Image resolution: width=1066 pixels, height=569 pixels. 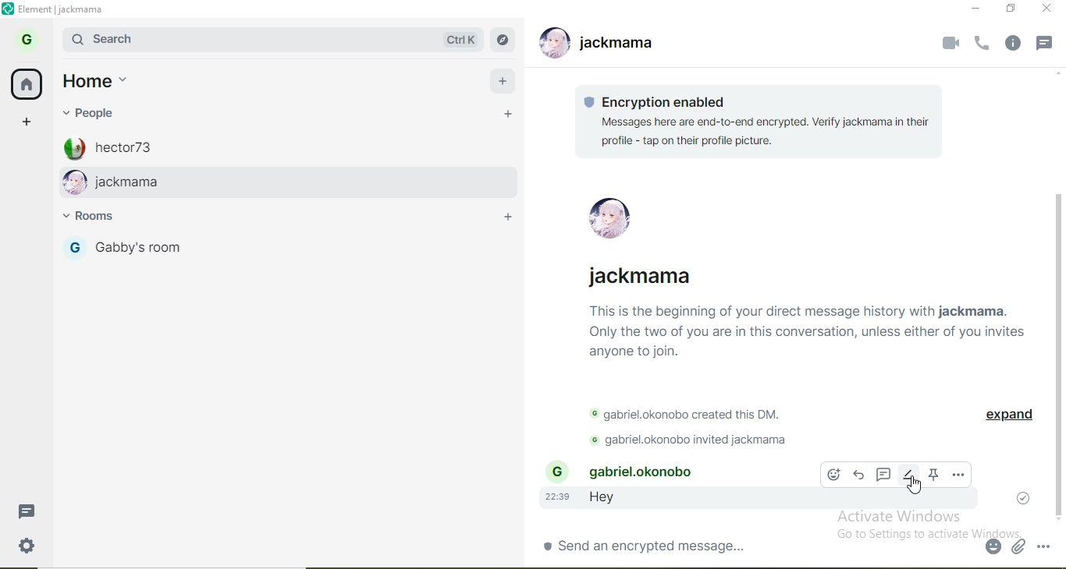 I want to click on text 4, so click(x=701, y=438).